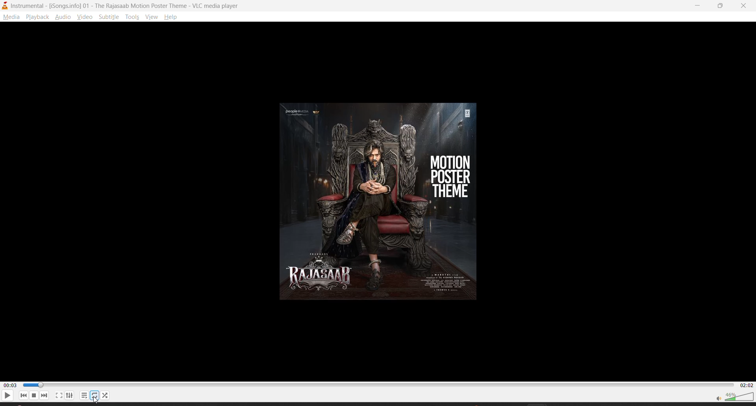 Image resolution: width=756 pixels, height=406 pixels. I want to click on previous, so click(23, 396).